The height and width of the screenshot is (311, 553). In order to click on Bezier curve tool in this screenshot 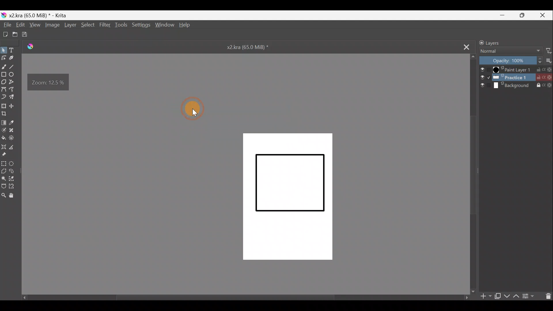, I will do `click(3, 89)`.